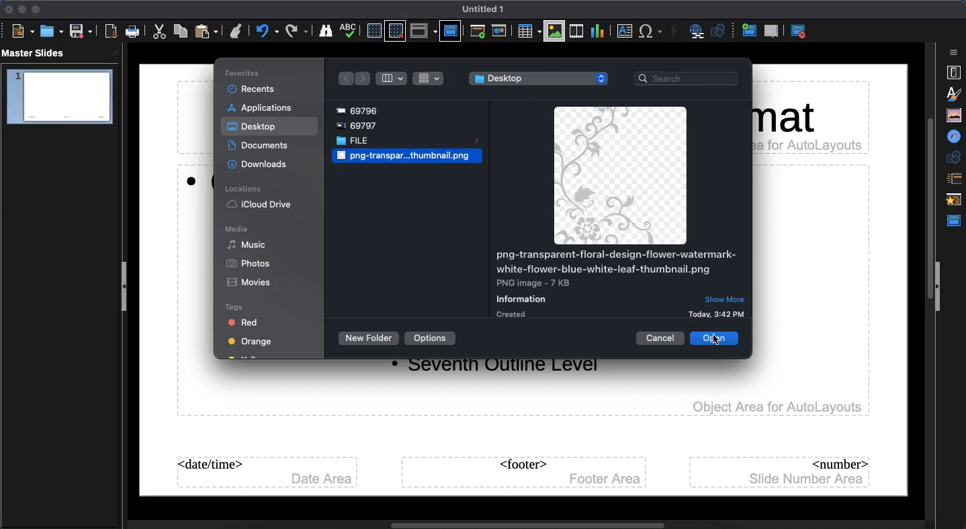  Describe the element at coordinates (484, 9) in the screenshot. I see `Untitled` at that location.